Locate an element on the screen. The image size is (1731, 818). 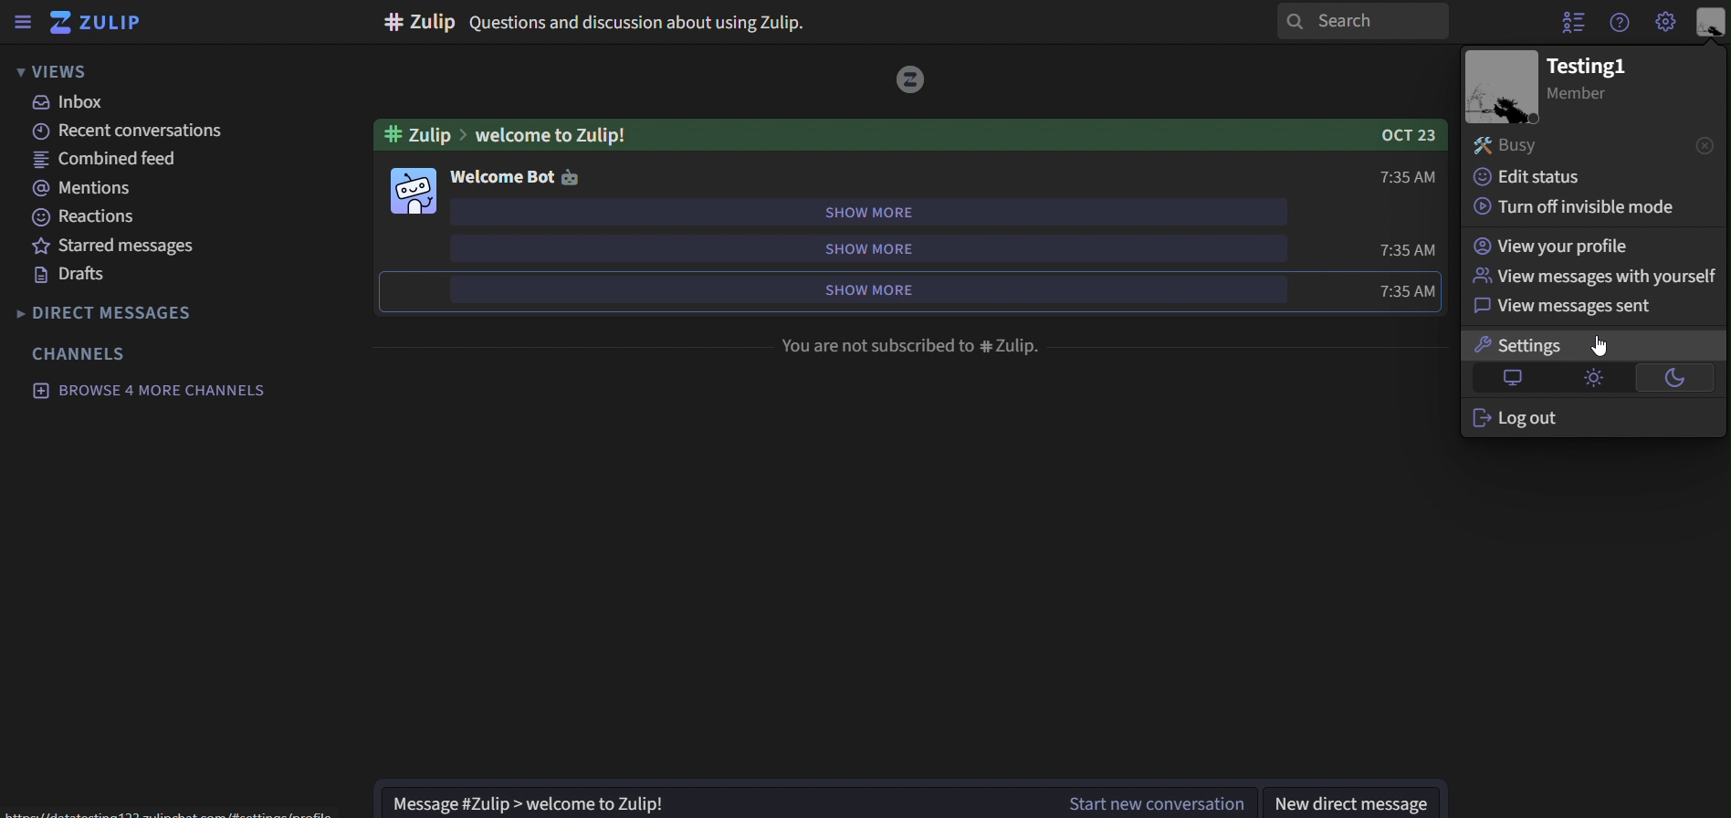
7:35am is located at coordinates (1411, 250).